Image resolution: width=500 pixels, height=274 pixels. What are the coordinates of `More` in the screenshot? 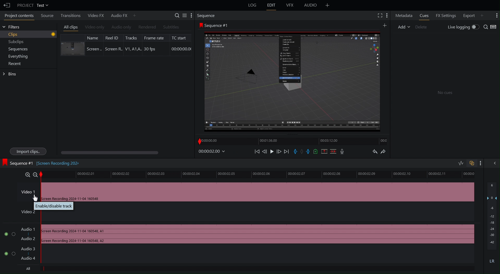 It's located at (495, 15).